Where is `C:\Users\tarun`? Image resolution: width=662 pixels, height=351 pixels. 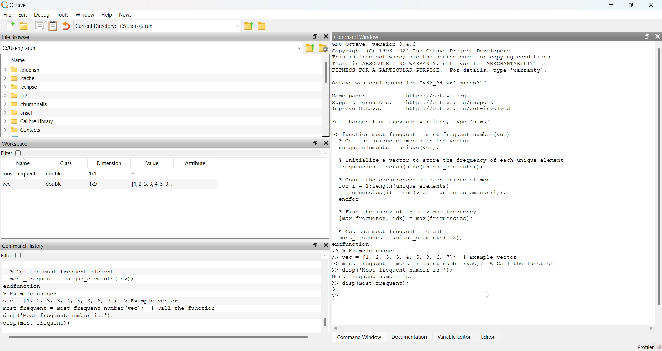 C:\Users\tarun is located at coordinates (175, 26).